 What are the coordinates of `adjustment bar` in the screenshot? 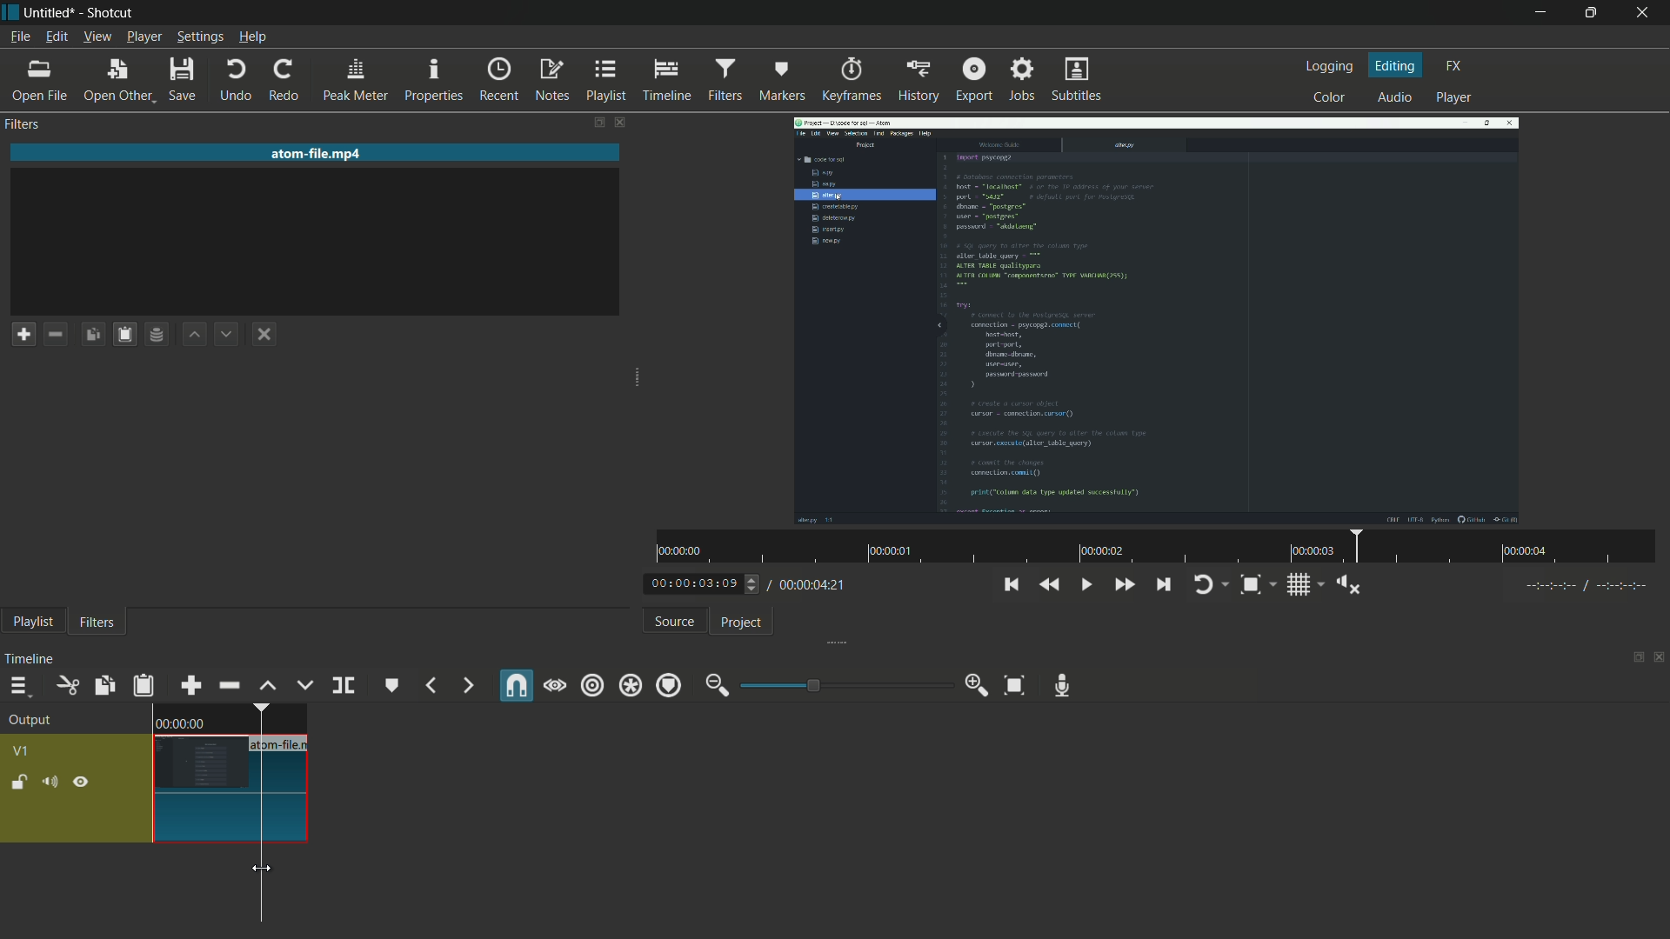 It's located at (844, 685).